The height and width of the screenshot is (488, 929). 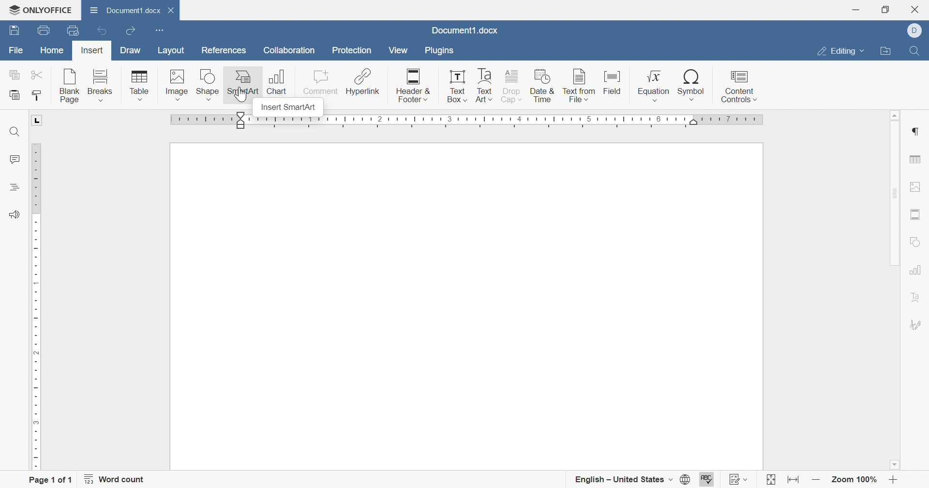 What do you see at coordinates (916, 214) in the screenshot?
I see `Headers & Footers` at bounding box center [916, 214].